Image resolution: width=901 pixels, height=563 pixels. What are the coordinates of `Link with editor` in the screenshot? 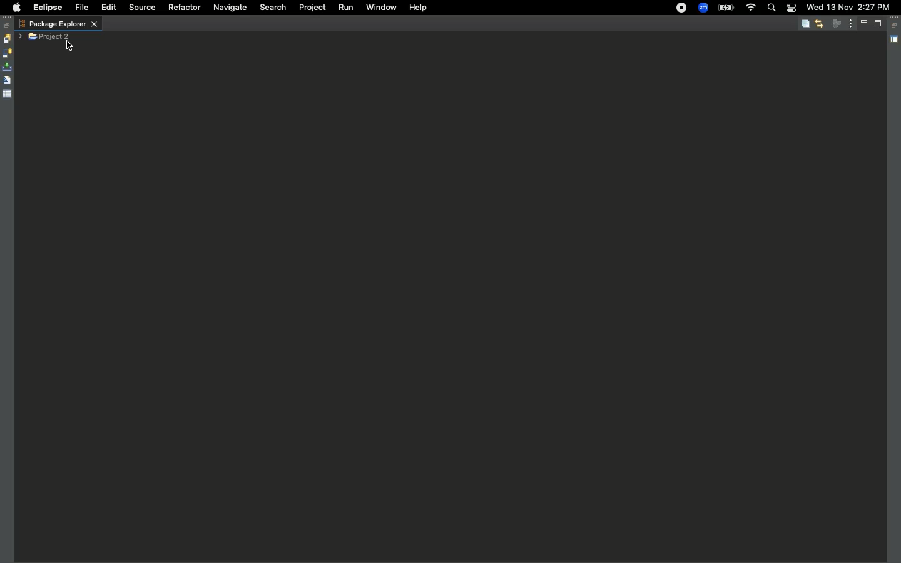 It's located at (819, 23).